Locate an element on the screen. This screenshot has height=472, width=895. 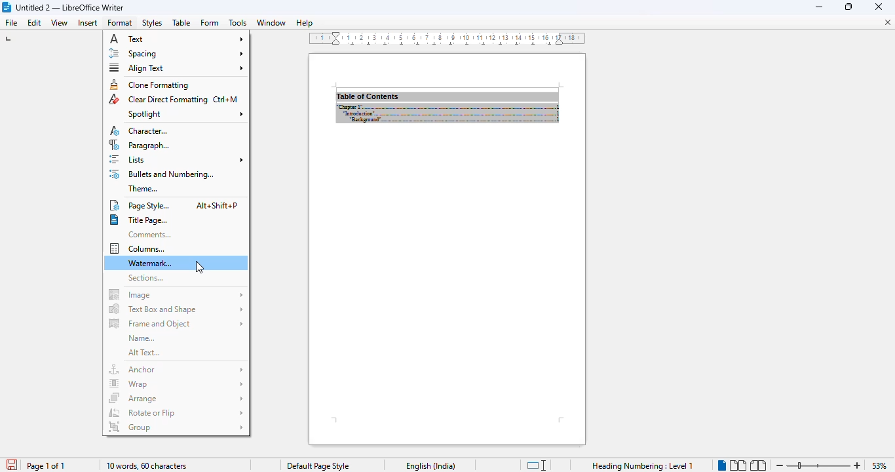
zoom out is located at coordinates (780, 465).